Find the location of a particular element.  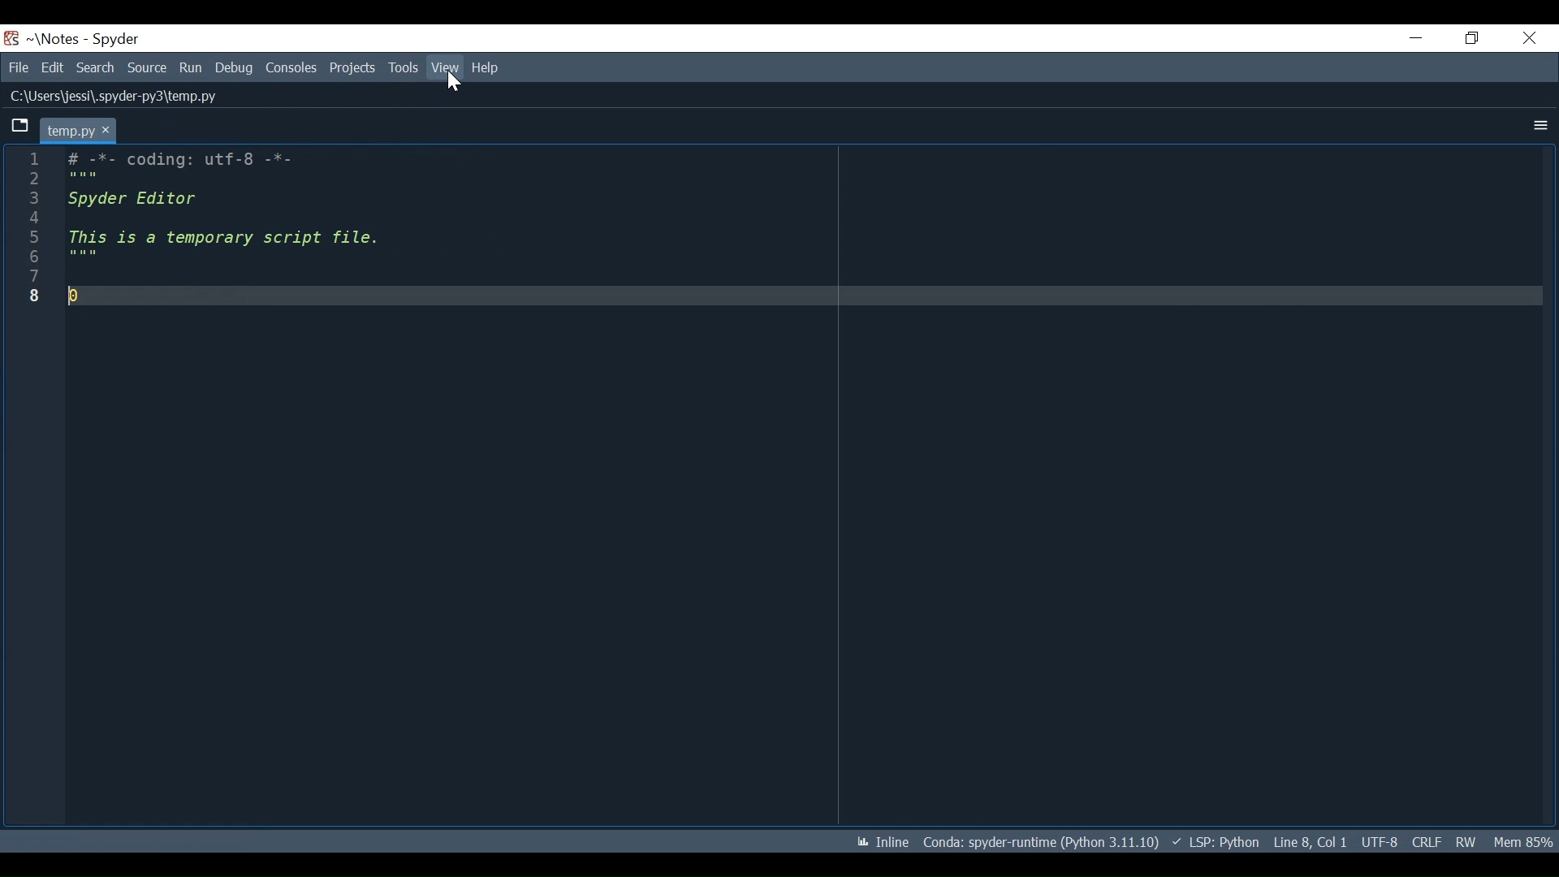

Edit is located at coordinates (52, 67).